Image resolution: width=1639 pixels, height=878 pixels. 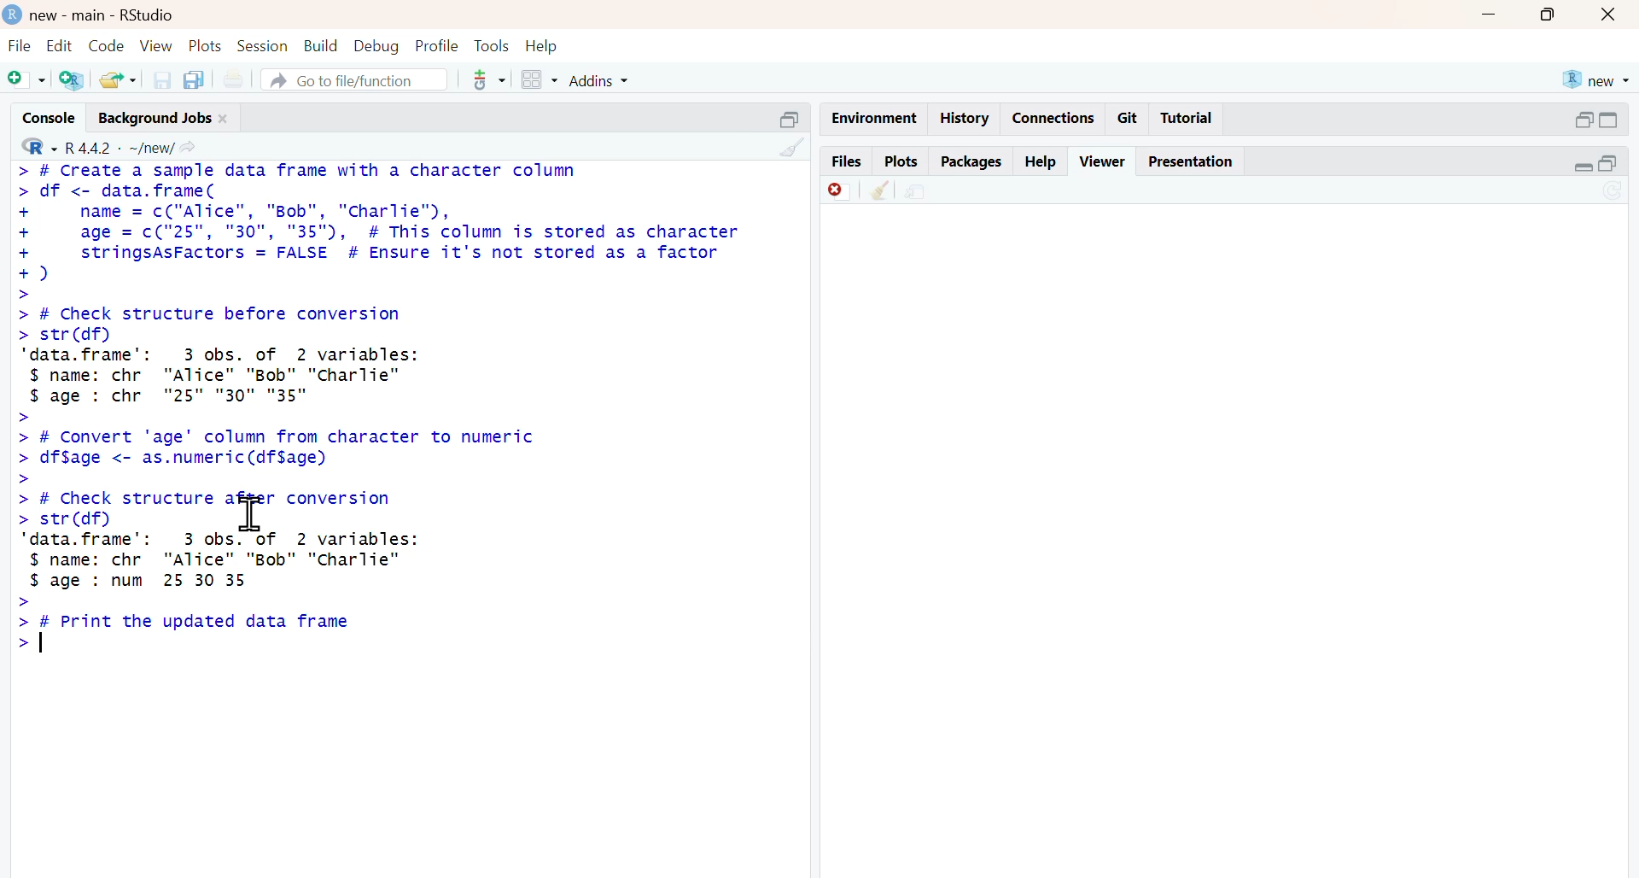 What do you see at coordinates (1615, 192) in the screenshot?
I see `sync` at bounding box center [1615, 192].